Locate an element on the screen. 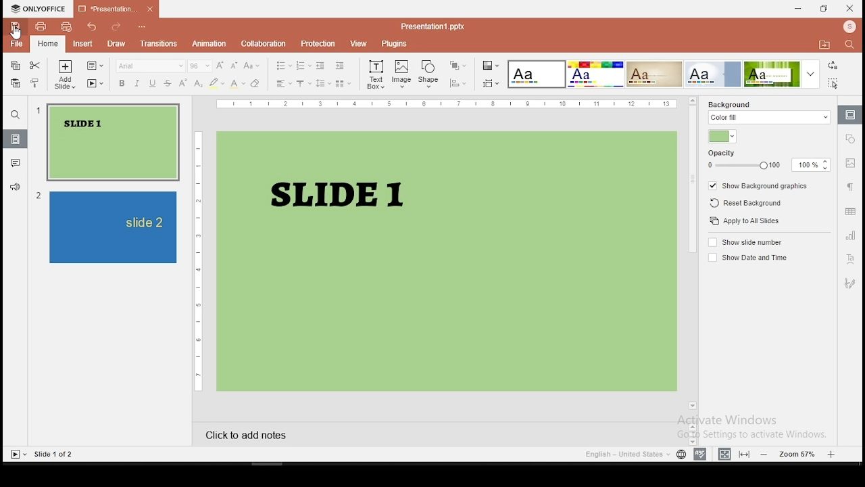  text box is located at coordinates (376, 75).